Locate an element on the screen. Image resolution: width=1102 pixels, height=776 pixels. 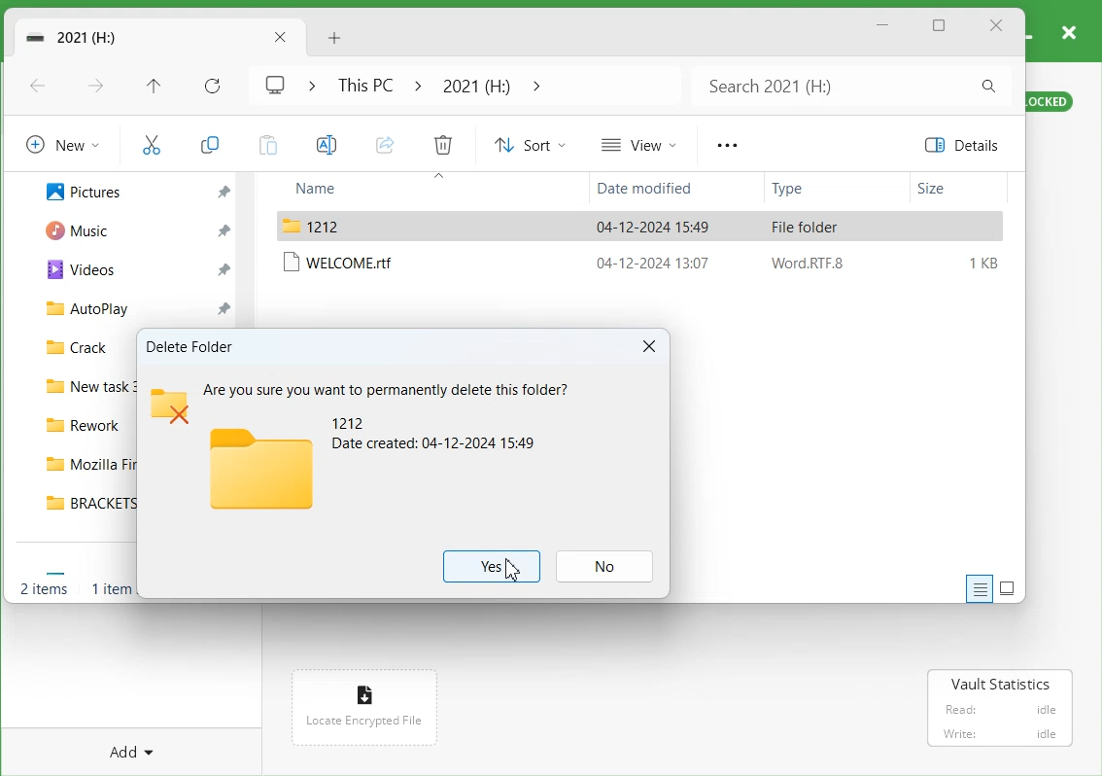
Size is located at coordinates (957, 189).